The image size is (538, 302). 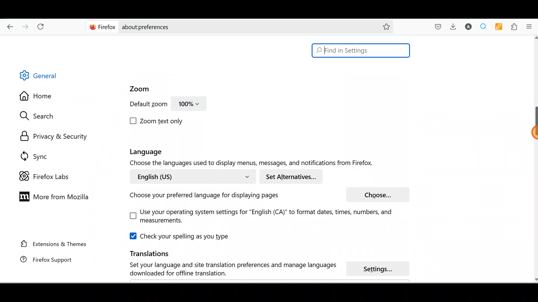 What do you see at coordinates (381, 269) in the screenshot?
I see `Settings` at bounding box center [381, 269].